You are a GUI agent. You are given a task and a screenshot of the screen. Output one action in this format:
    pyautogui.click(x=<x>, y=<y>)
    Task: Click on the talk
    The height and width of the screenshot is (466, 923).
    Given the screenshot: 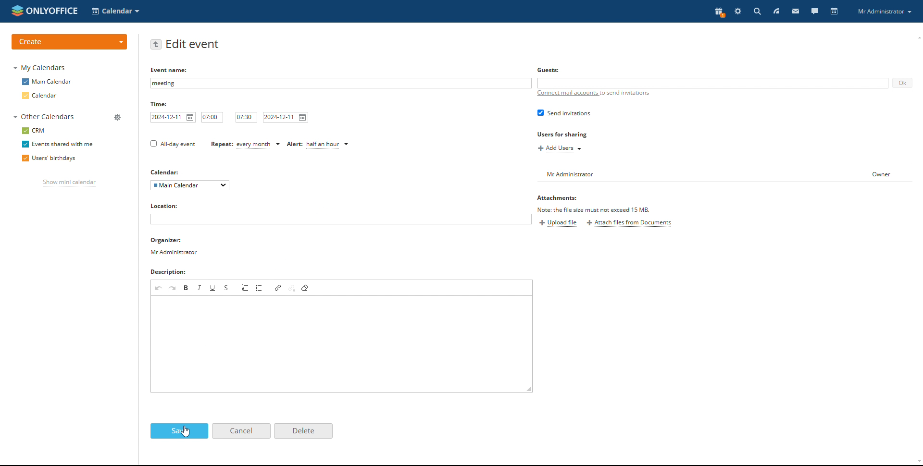 What is the action you would take?
    pyautogui.click(x=814, y=12)
    